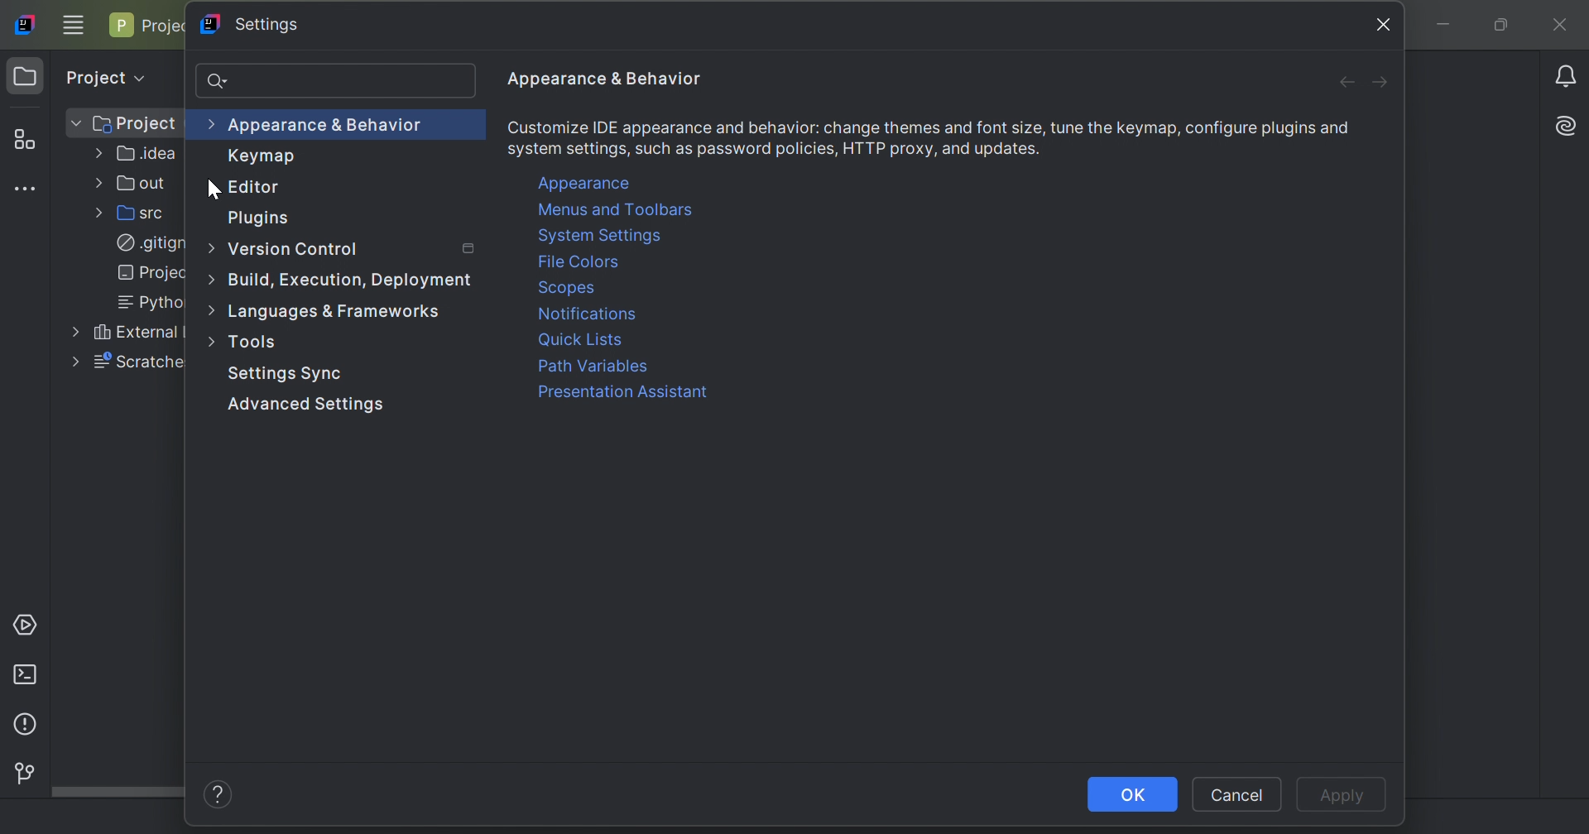 The height and width of the screenshot is (834, 1589). What do you see at coordinates (586, 184) in the screenshot?
I see `Appearance` at bounding box center [586, 184].